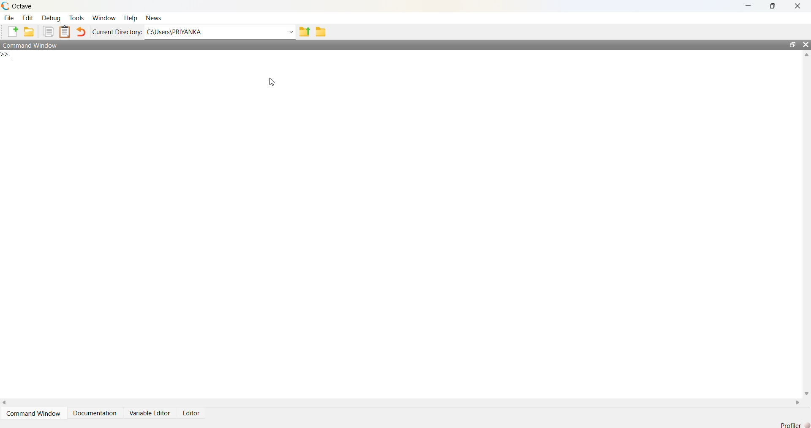 The image size is (811, 428). What do you see at coordinates (150, 413) in the screenshot?
I see `Variable Editor` at bounding box center [150, 413].